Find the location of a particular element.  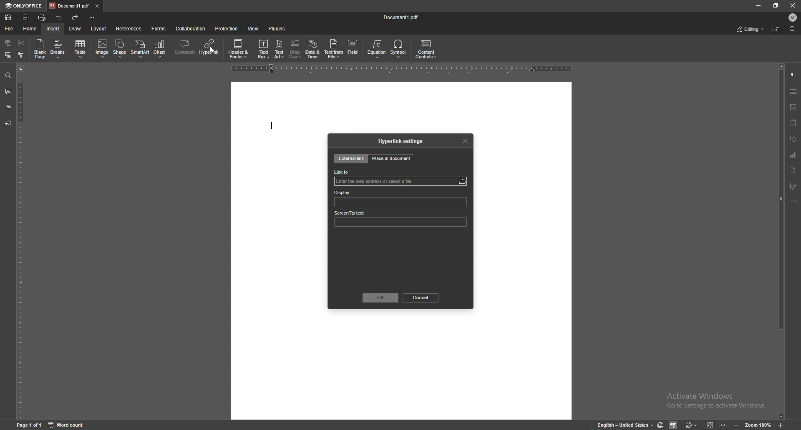

text cursor is located at coordinates (273, 126).